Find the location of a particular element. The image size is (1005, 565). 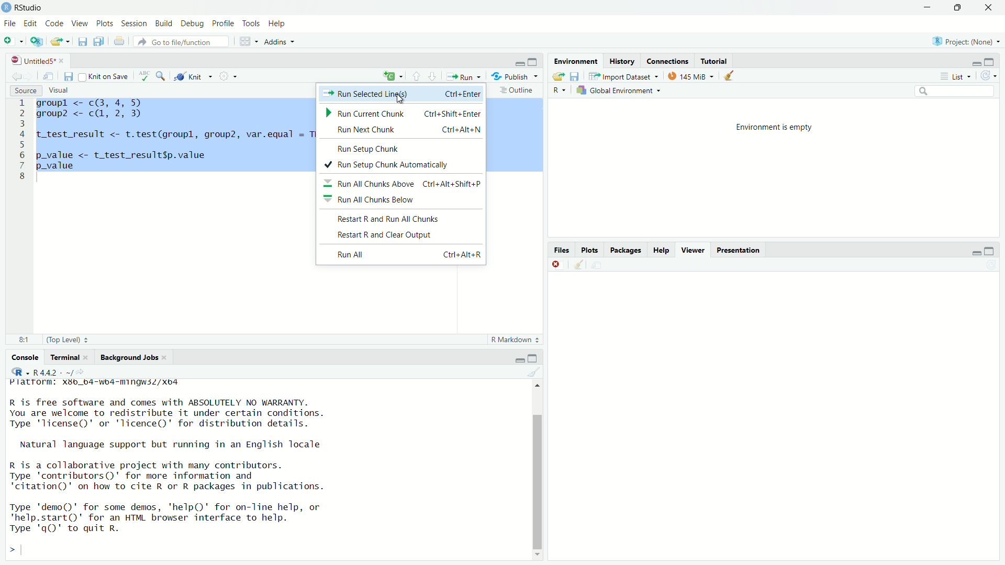

NEW PROJECT is located at coordinates (37, 40).